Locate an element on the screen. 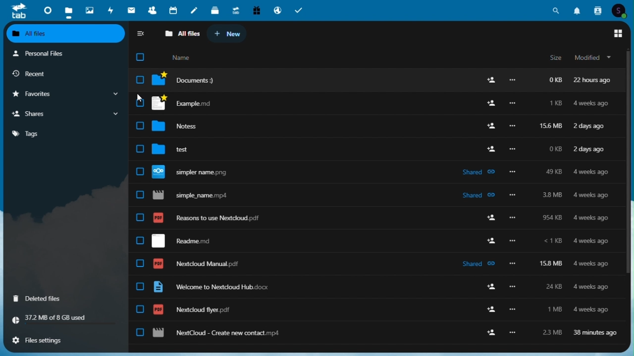 This screenshot has height=356, width=634. files is located at coordinates (68, 10).